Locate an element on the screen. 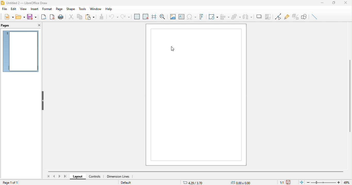  image is located at coordinates (172, 17).